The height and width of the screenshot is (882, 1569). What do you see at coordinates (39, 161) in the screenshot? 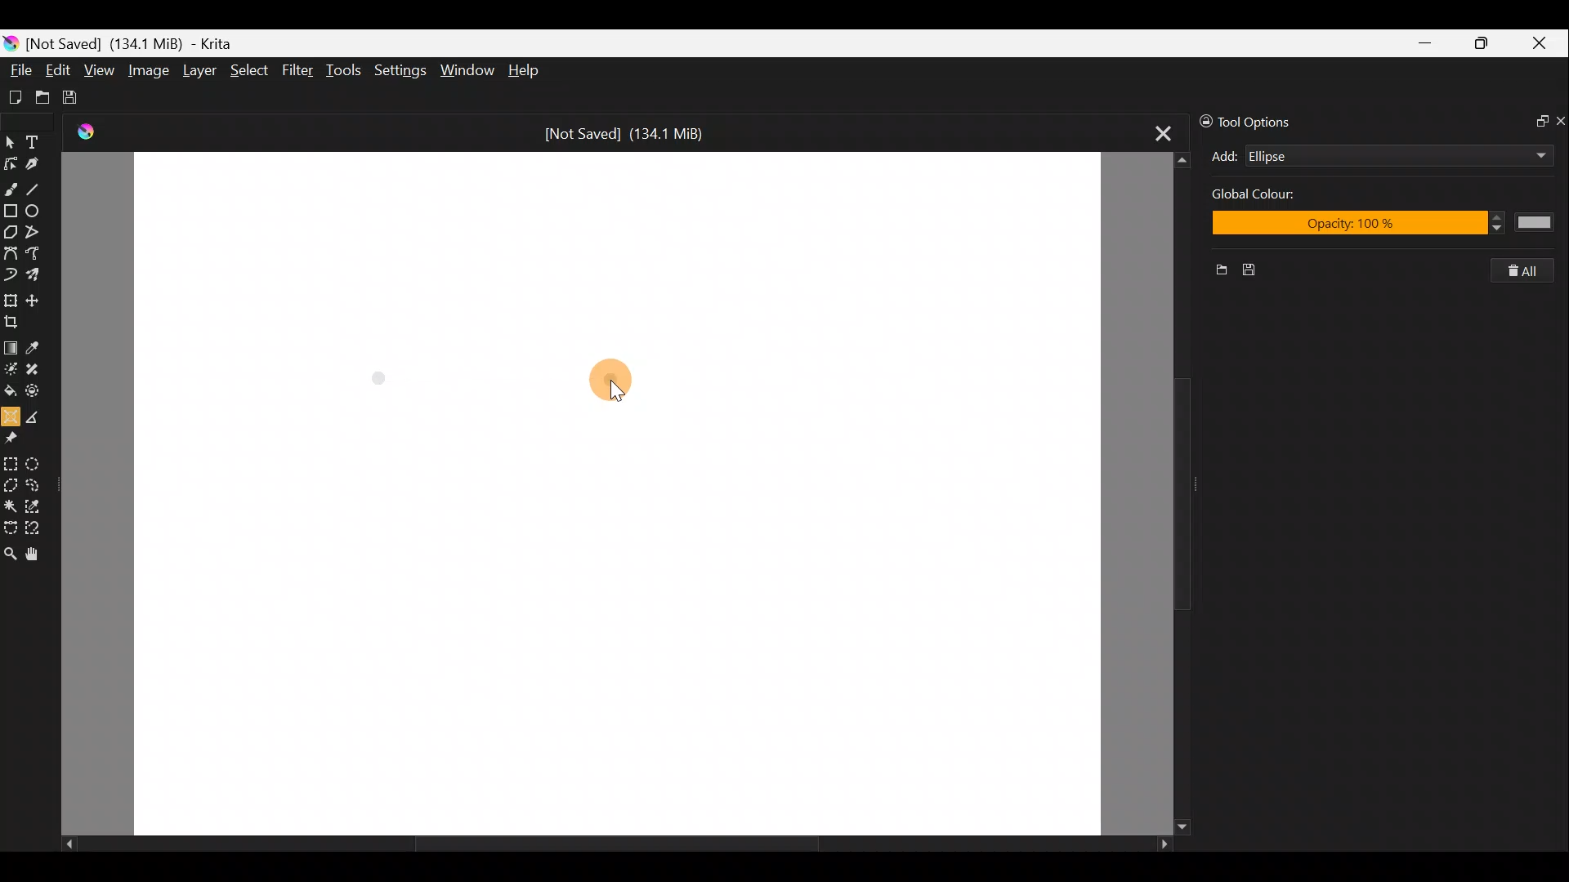
I see `Calligraphy` at bounding box center [39, 161].